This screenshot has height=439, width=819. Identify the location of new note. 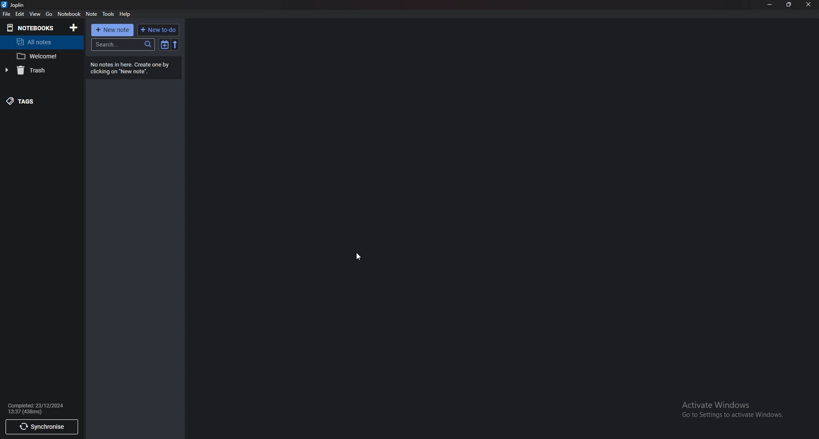
(113, 30).